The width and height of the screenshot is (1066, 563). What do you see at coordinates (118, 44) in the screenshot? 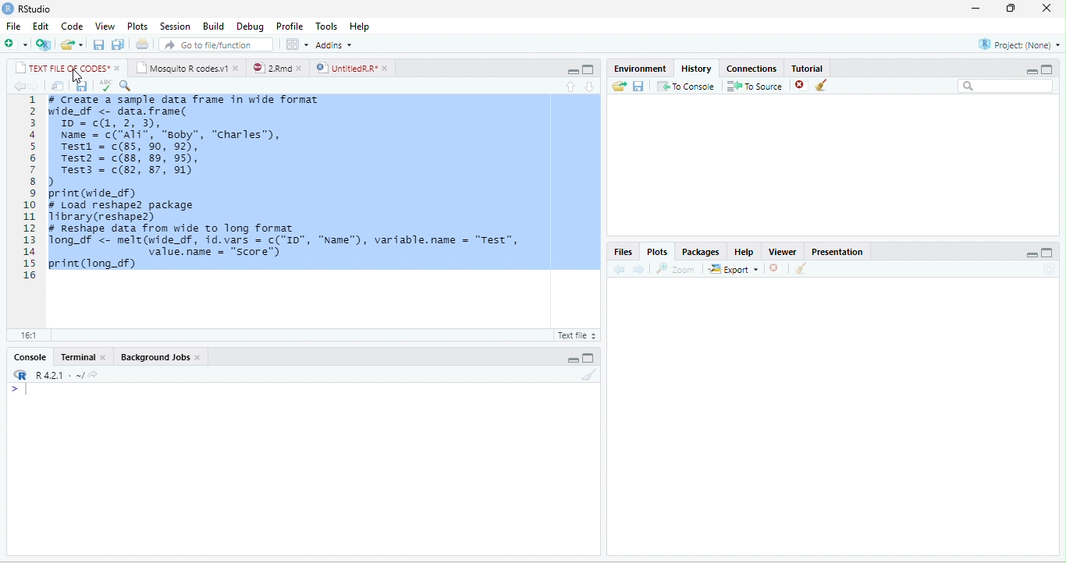
I see `save all` at bounding box center [118, 44].